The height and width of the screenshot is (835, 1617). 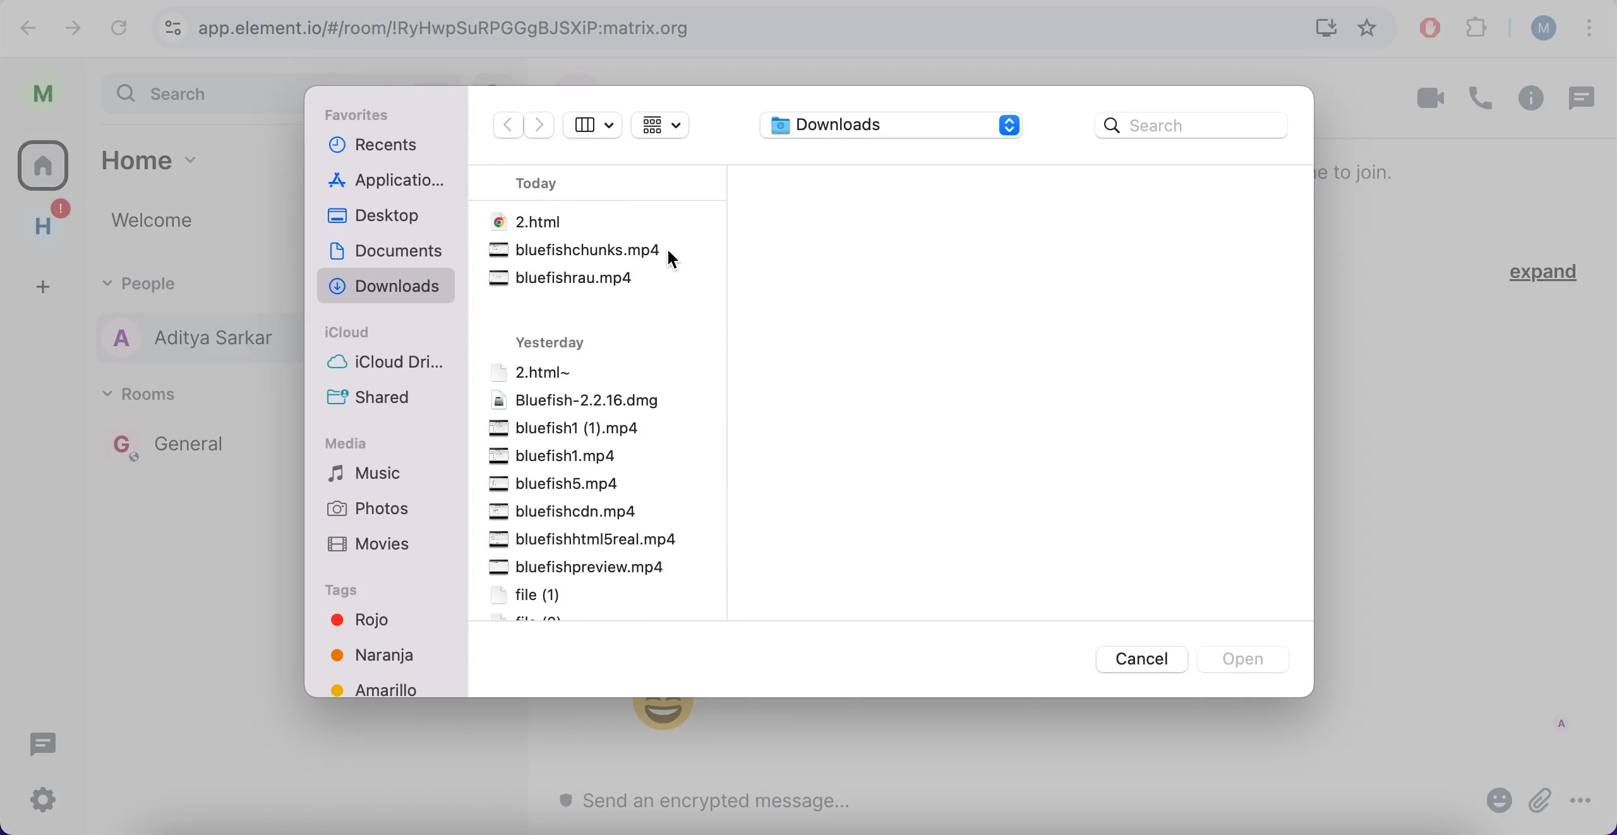 I want to click on add, so click(x=47, y=280).